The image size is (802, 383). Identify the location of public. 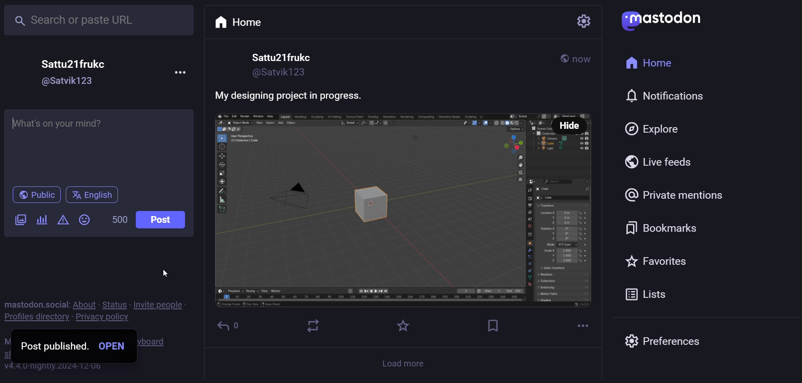
(563, 59).